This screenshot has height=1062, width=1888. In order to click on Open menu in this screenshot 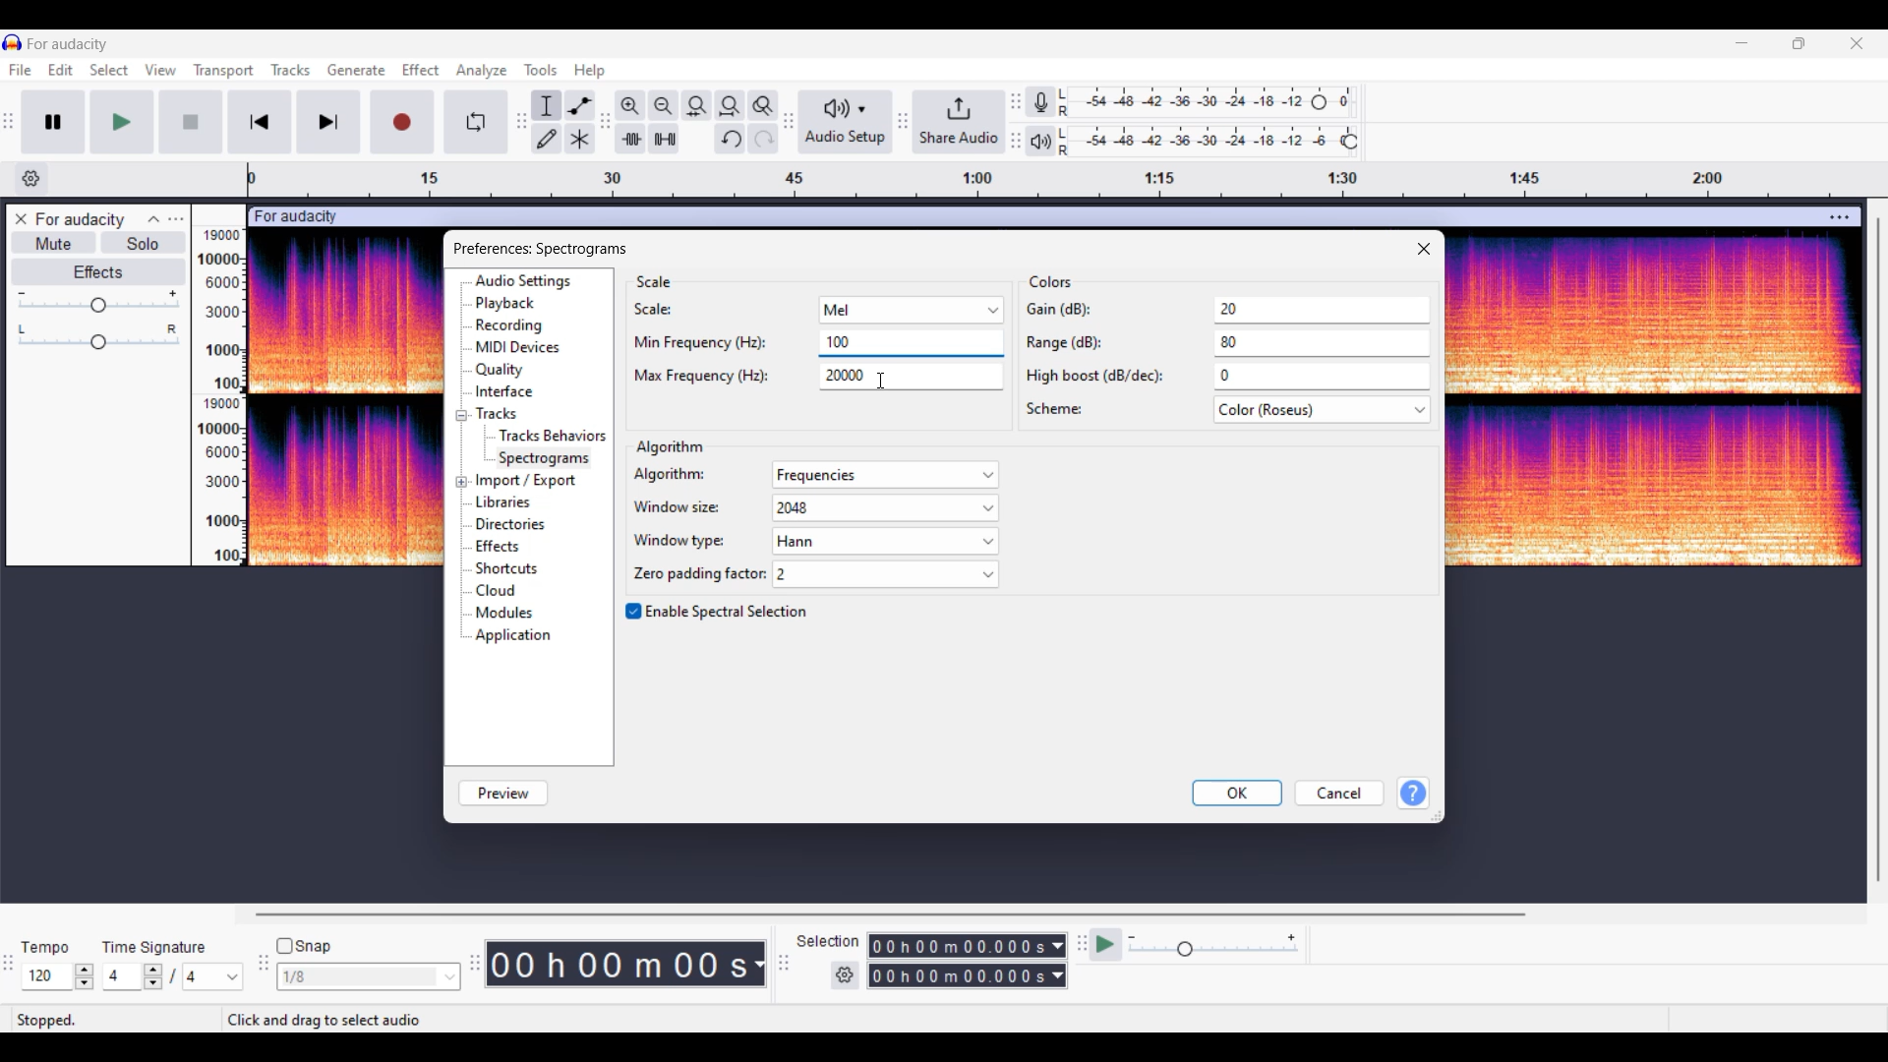, I will do `click(176, 219)`.